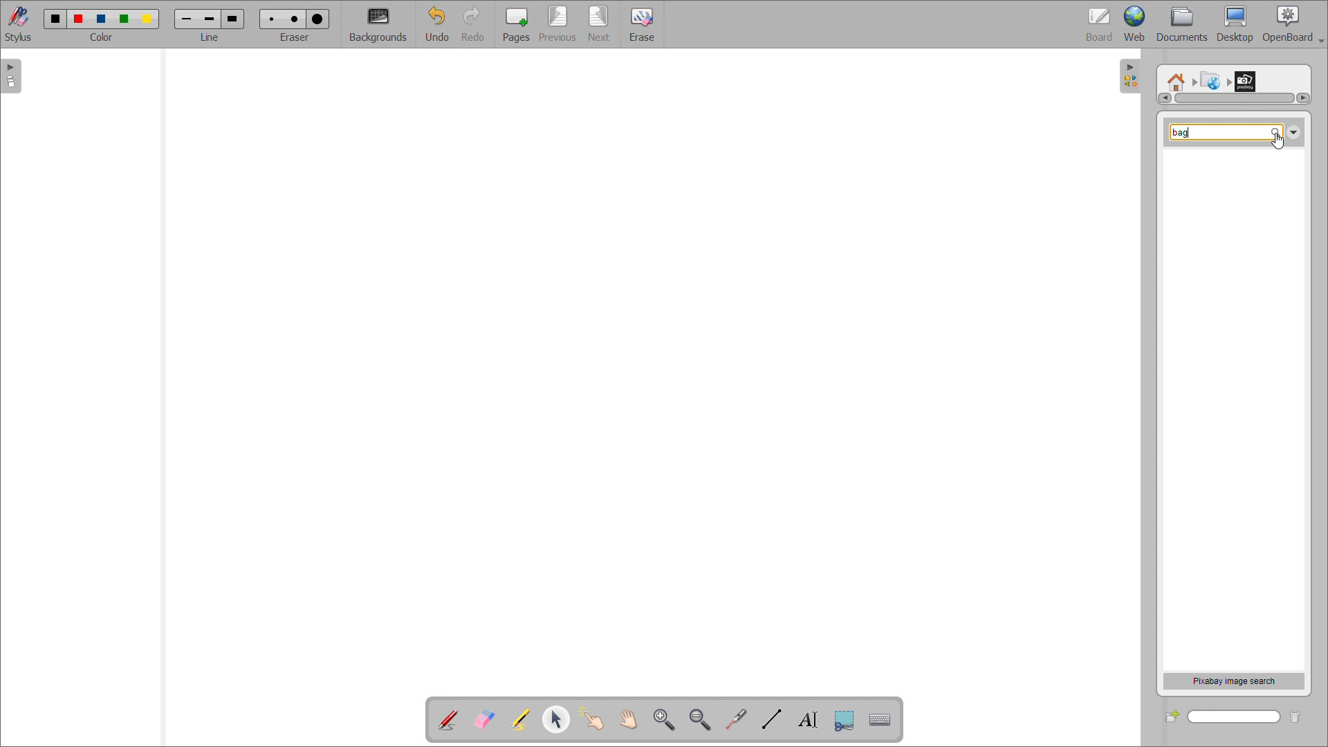  Describe the element at coordinates (736, 719) in the screenshot. I see `virtual laser pointer` at that location.